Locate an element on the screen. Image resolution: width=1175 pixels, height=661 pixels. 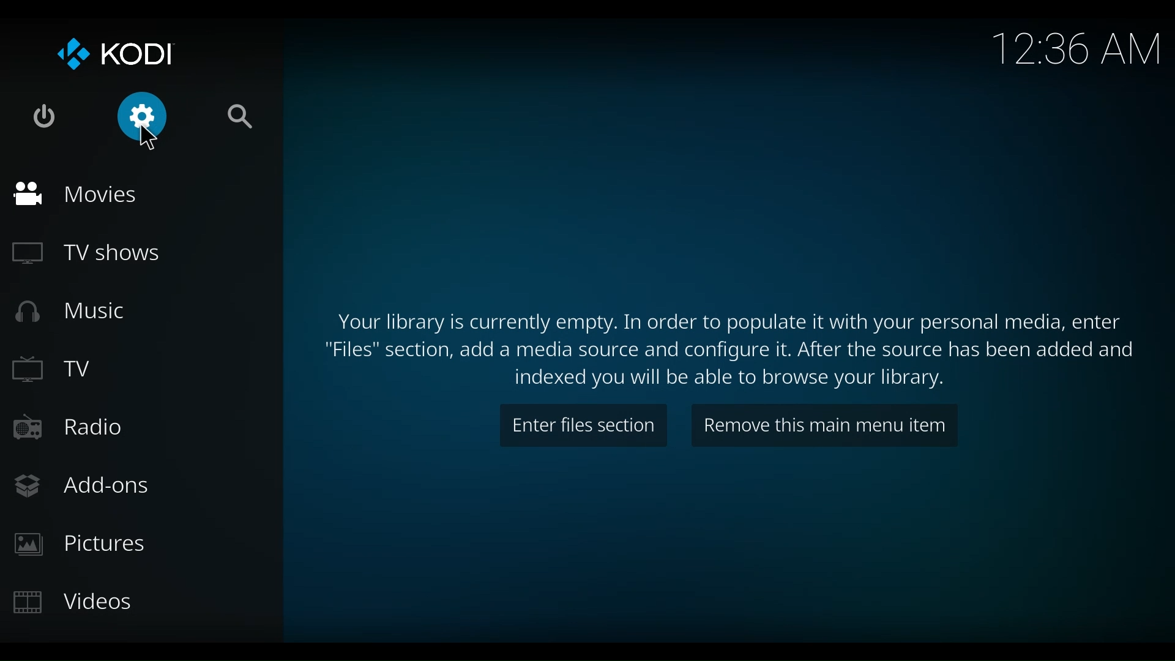
Time is located at coordinates (1075, 46).